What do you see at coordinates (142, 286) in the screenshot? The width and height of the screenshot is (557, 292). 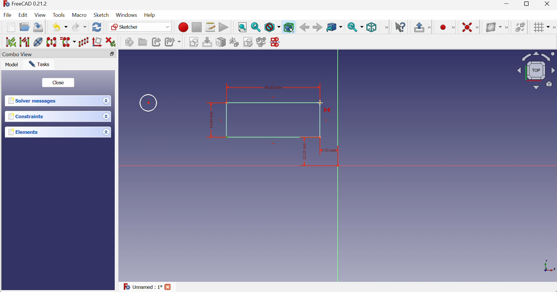 I see `Unnamed : 1*` at bounding box center [142, 286].